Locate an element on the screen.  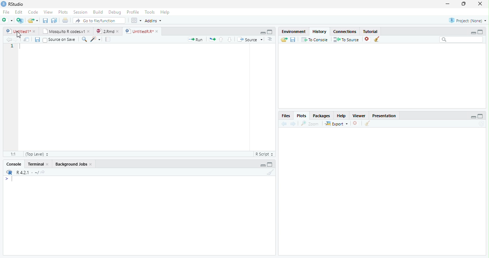
Plots is located at coordinates (63, 12).